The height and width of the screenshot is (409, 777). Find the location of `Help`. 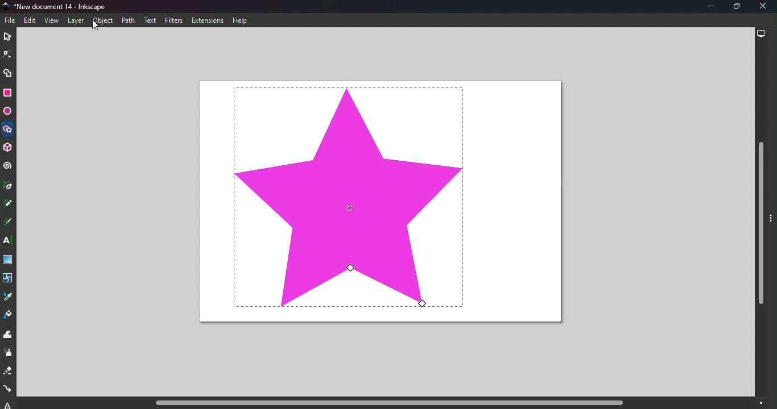

Help is located at coordinates (241, 21).